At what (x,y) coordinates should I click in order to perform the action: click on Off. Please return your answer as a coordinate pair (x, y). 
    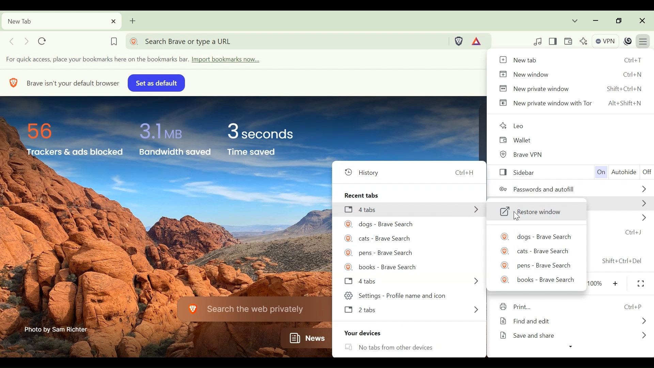
    Looking at the image, I should click on (645, 171).